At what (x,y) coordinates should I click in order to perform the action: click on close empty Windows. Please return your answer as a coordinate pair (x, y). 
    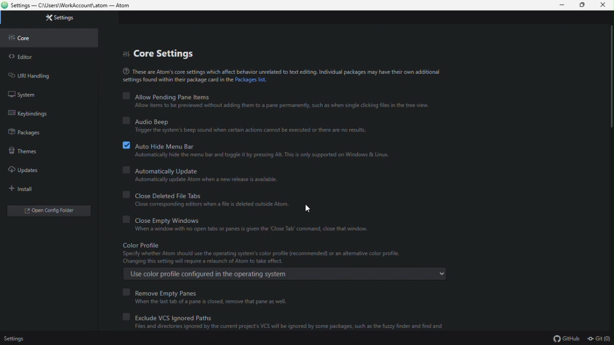
    Looking at the image, I should click on (245, 223).